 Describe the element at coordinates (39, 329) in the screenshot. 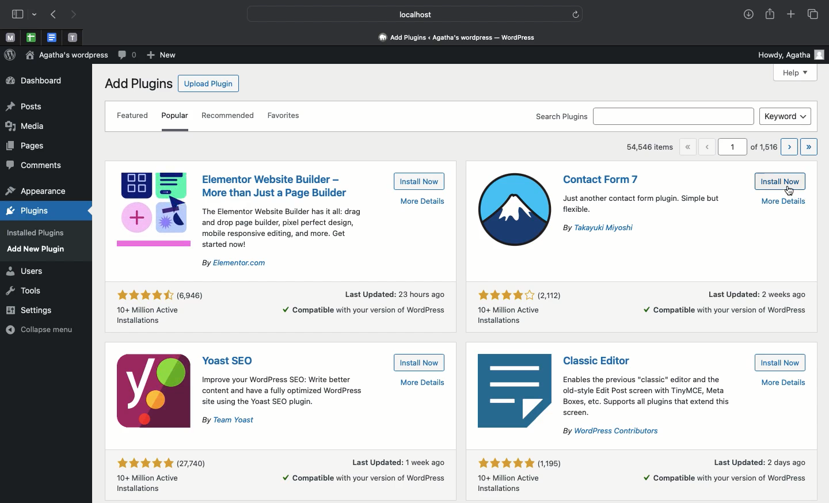

I see `collapse menu` at that location.